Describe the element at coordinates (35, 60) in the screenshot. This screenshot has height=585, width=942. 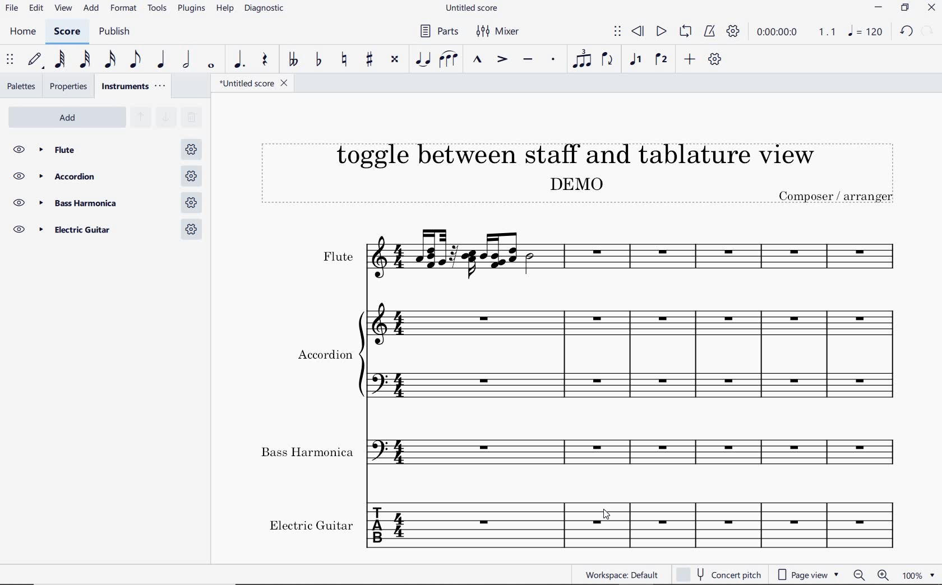
I see `default (step time)` at that location.